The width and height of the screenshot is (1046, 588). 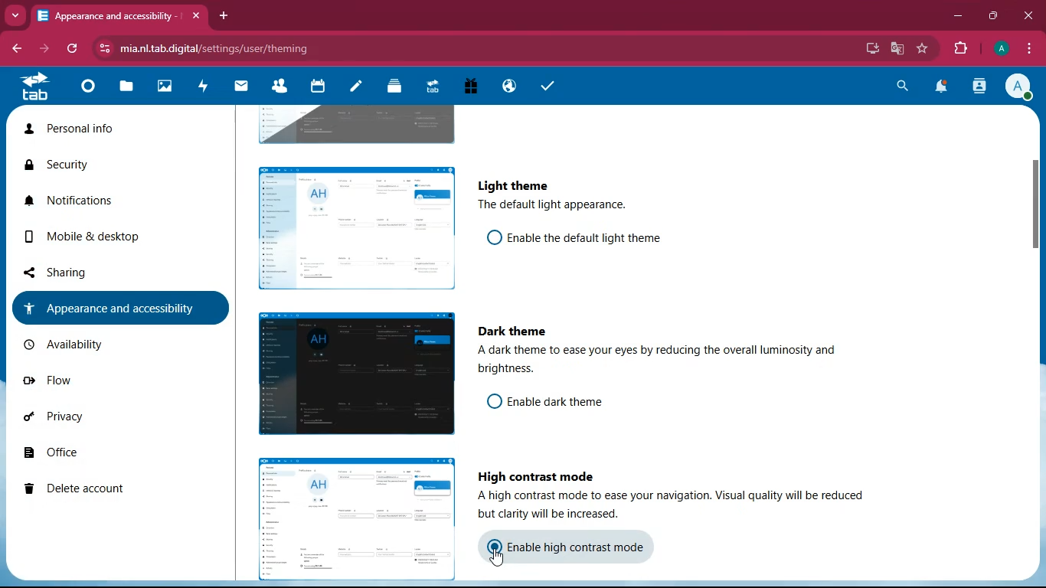 What do you see at coordinates (17, 16) in the screenshot?
I see `more` at bounding box center [17, 16].